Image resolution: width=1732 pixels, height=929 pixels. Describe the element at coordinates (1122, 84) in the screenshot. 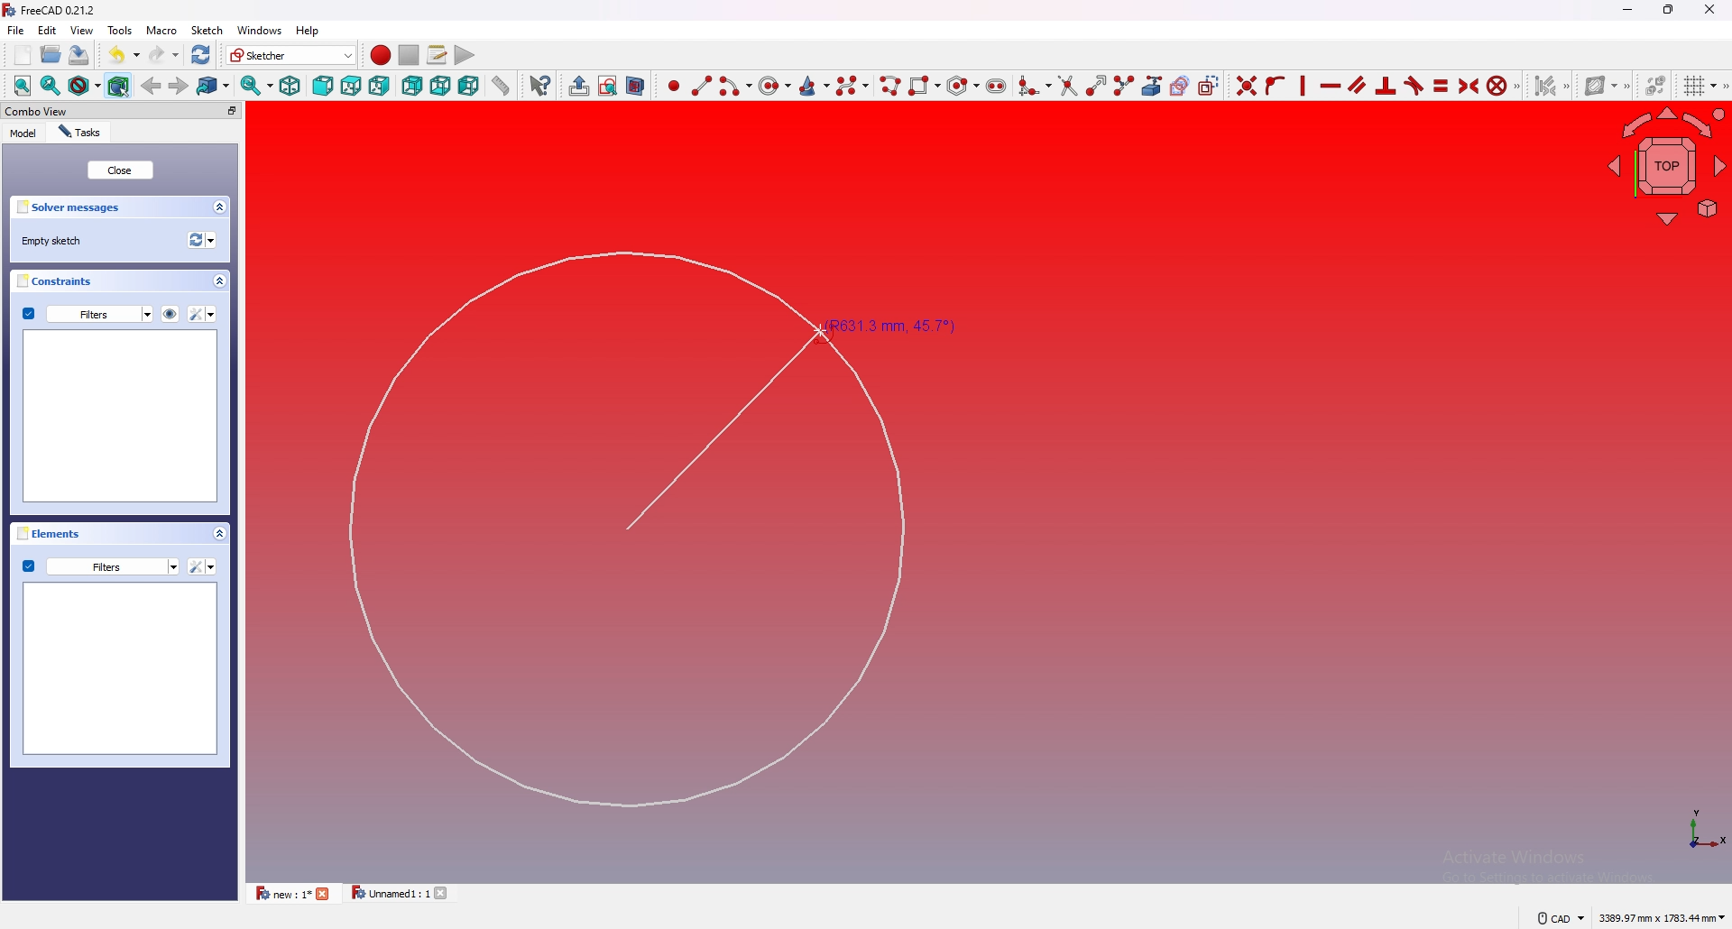

I see `split edge` at that location.